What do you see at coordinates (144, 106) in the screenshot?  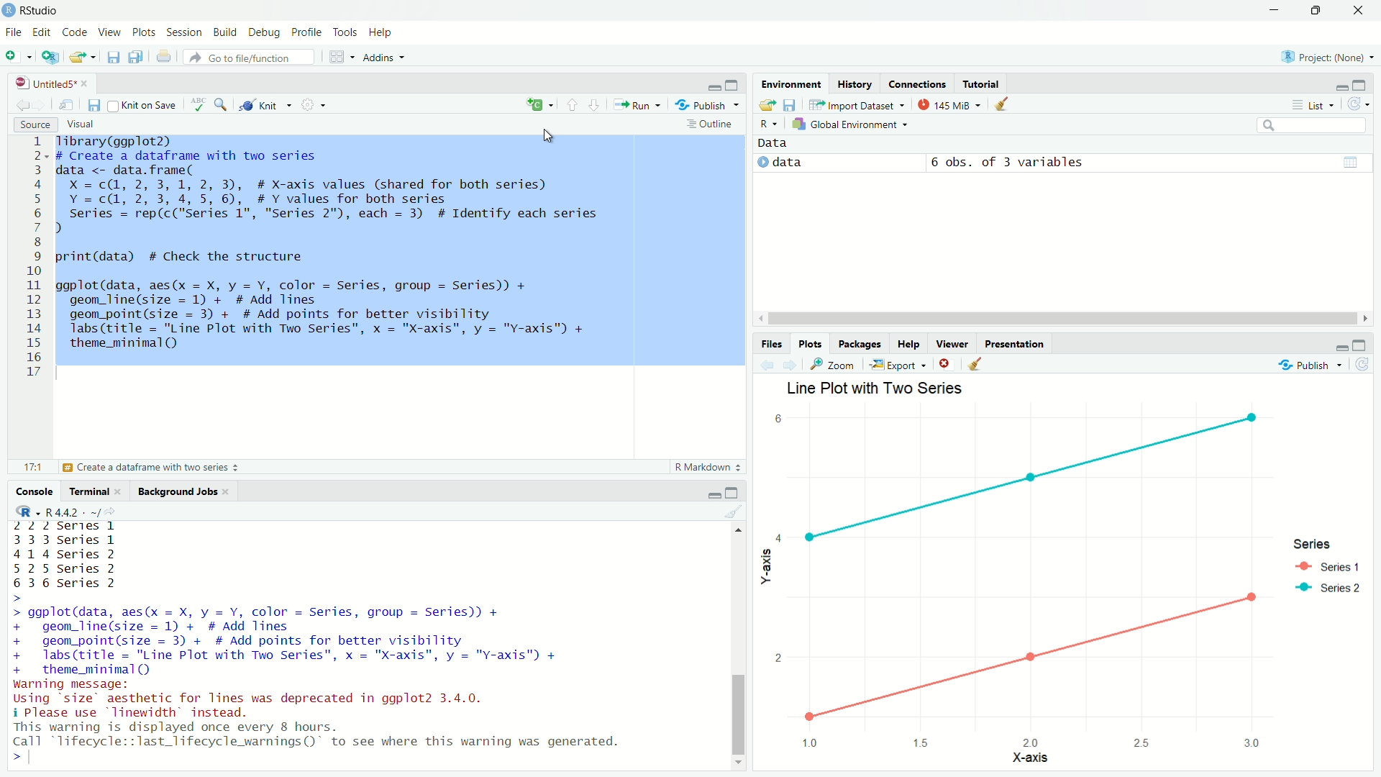 I see `Knit on save` at bounding box center [144, 106].